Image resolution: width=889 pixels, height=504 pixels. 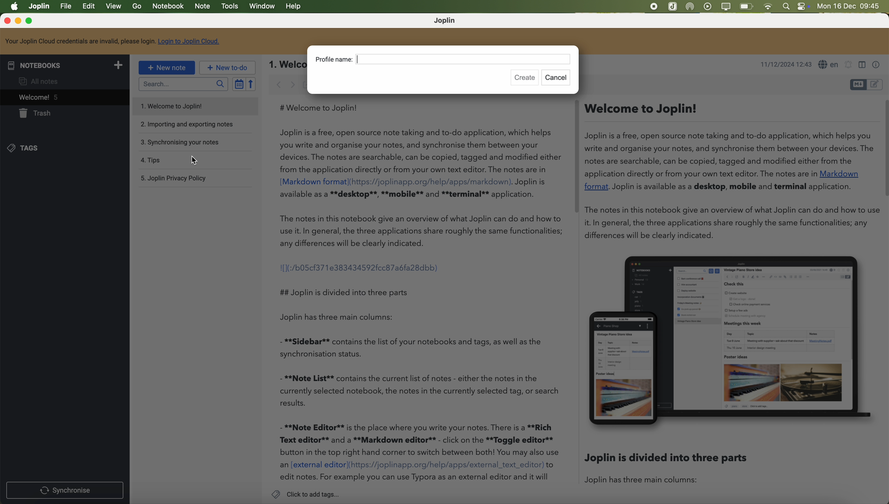 I want to click on note, so click(x=203, y=7).